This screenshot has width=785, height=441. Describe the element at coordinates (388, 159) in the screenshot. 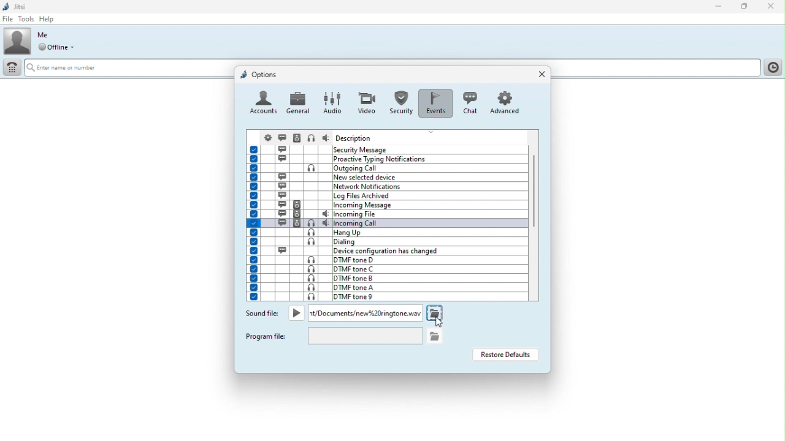

I see `proactive typing notifications` at that location.